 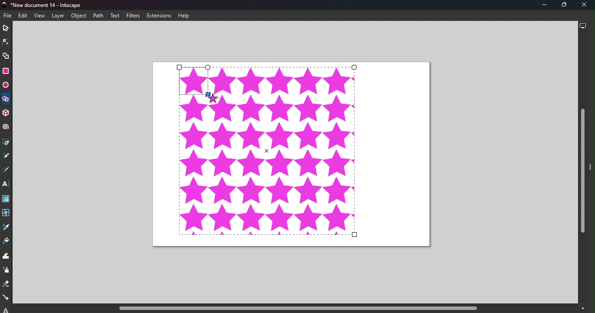 What do you see at coordinates (541, 5) in the screenshot?
I see `Minimize ` at bounding box center [541, 5].